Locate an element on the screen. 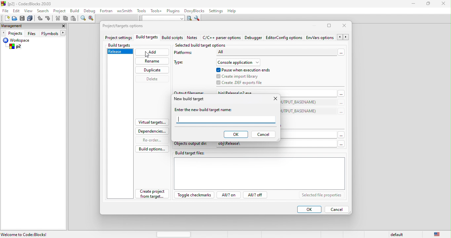 Image resolution: width=451 pixels, height=238 pixels. new build target is located at coordinates (195, 99).